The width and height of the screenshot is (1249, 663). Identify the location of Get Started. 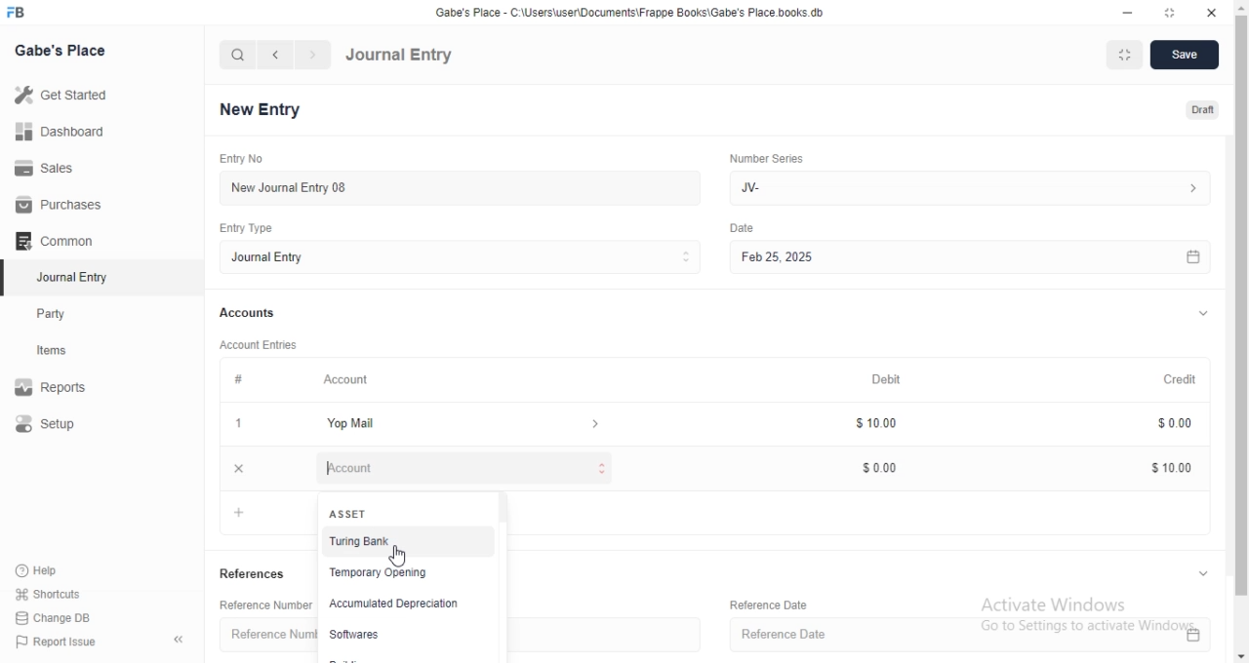
(66, 98).